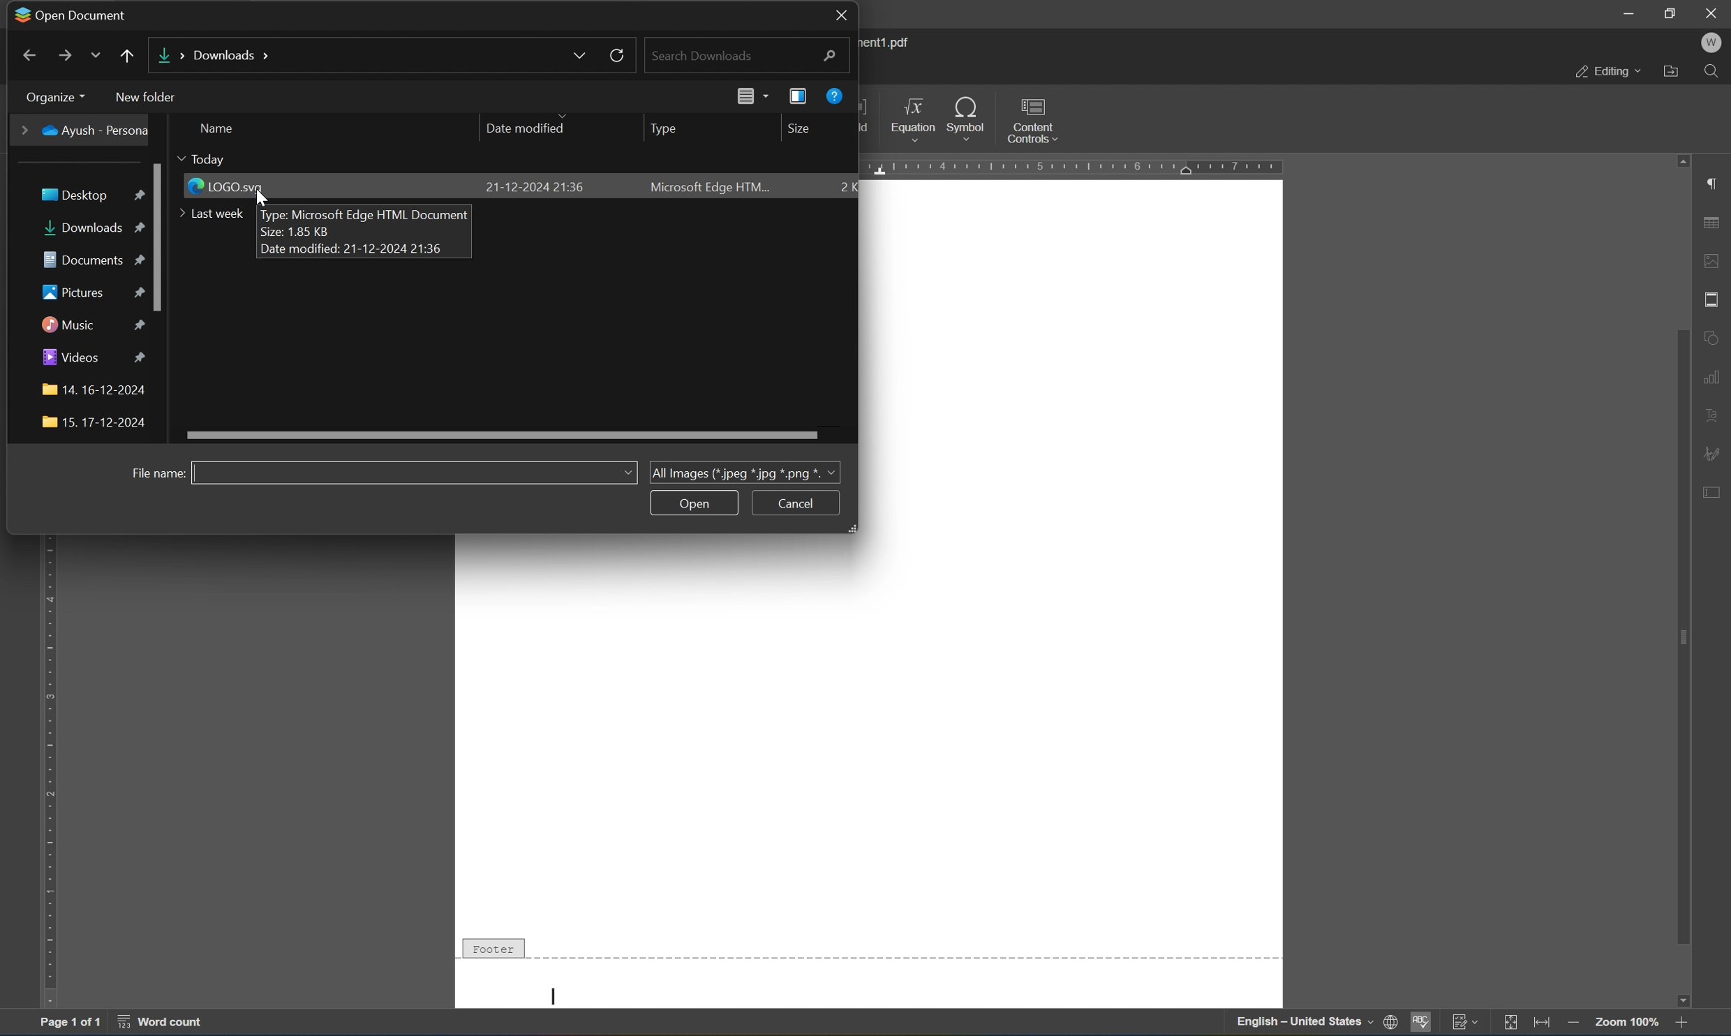  I want to click on shape settings, so click(1715, 335).